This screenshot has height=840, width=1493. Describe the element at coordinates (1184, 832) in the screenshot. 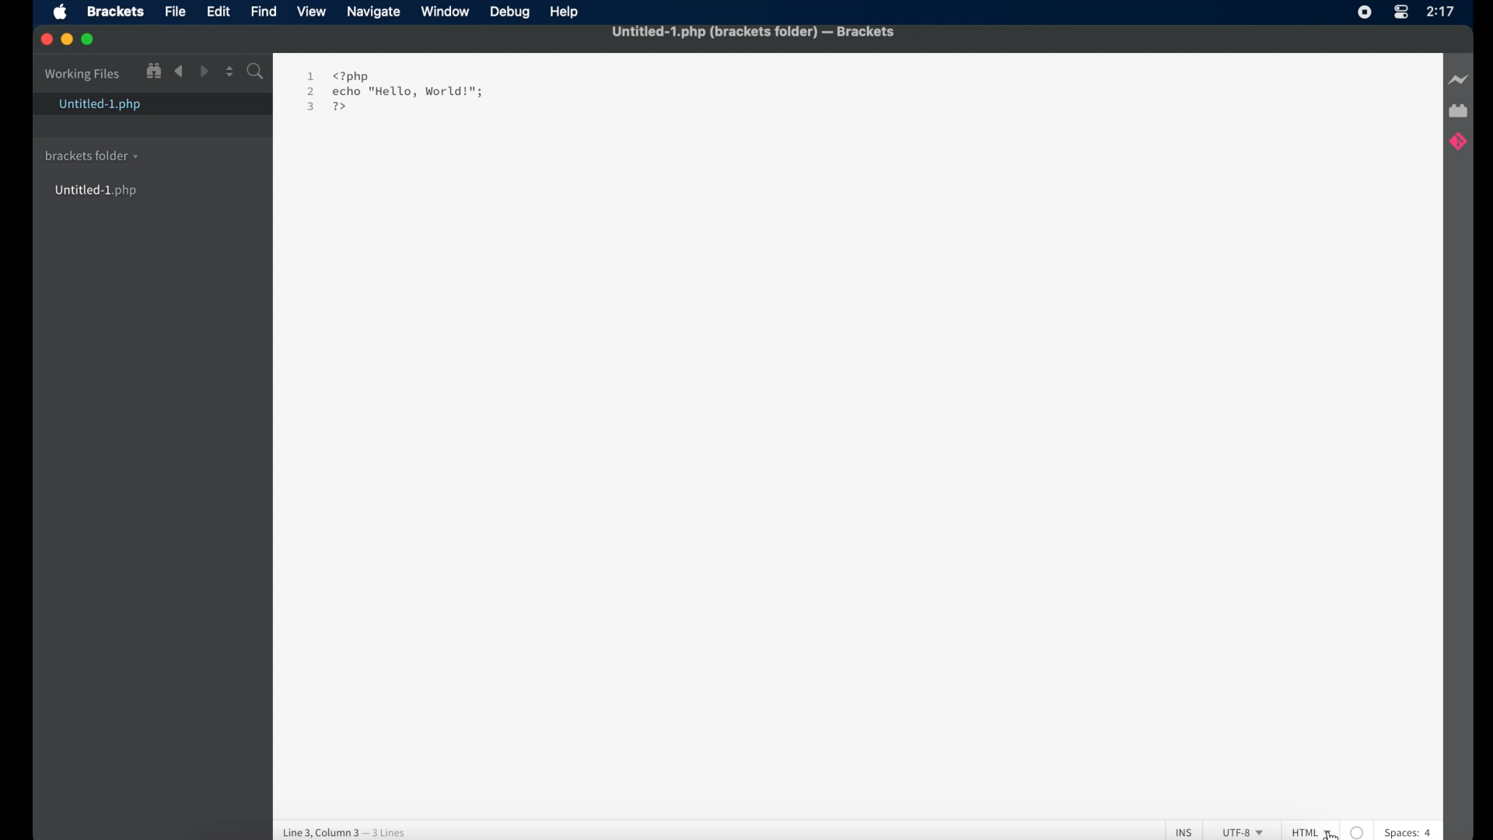

I see `INS` at that location.